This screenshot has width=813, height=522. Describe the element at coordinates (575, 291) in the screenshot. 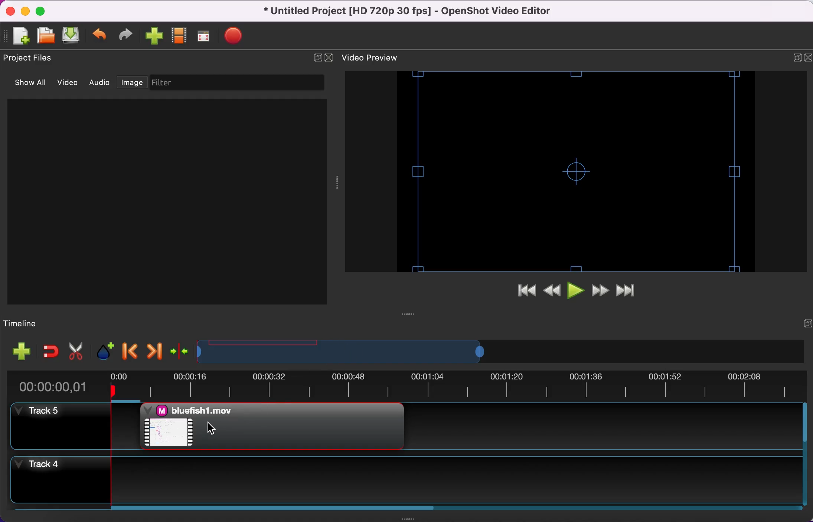

I see `play` at that location.